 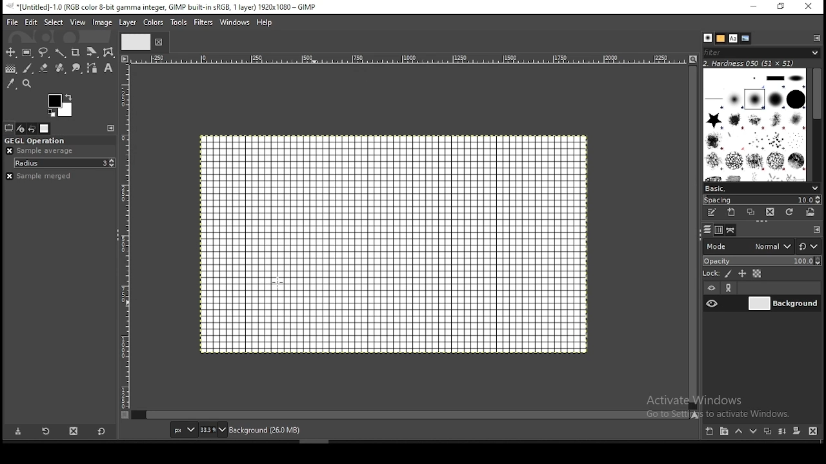 I want to click on move layer on step up, so click(x=741, y=432).